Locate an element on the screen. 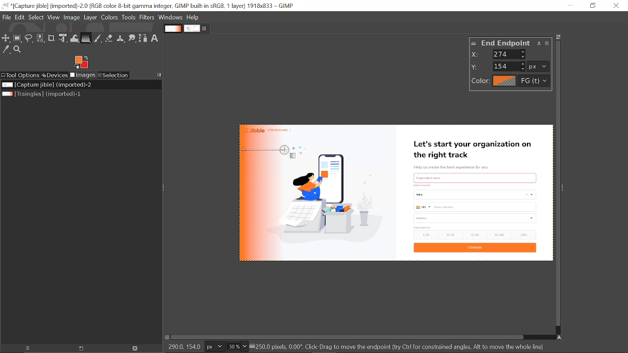 The image size is (628, 353). color is located at coordinates (508, 81).